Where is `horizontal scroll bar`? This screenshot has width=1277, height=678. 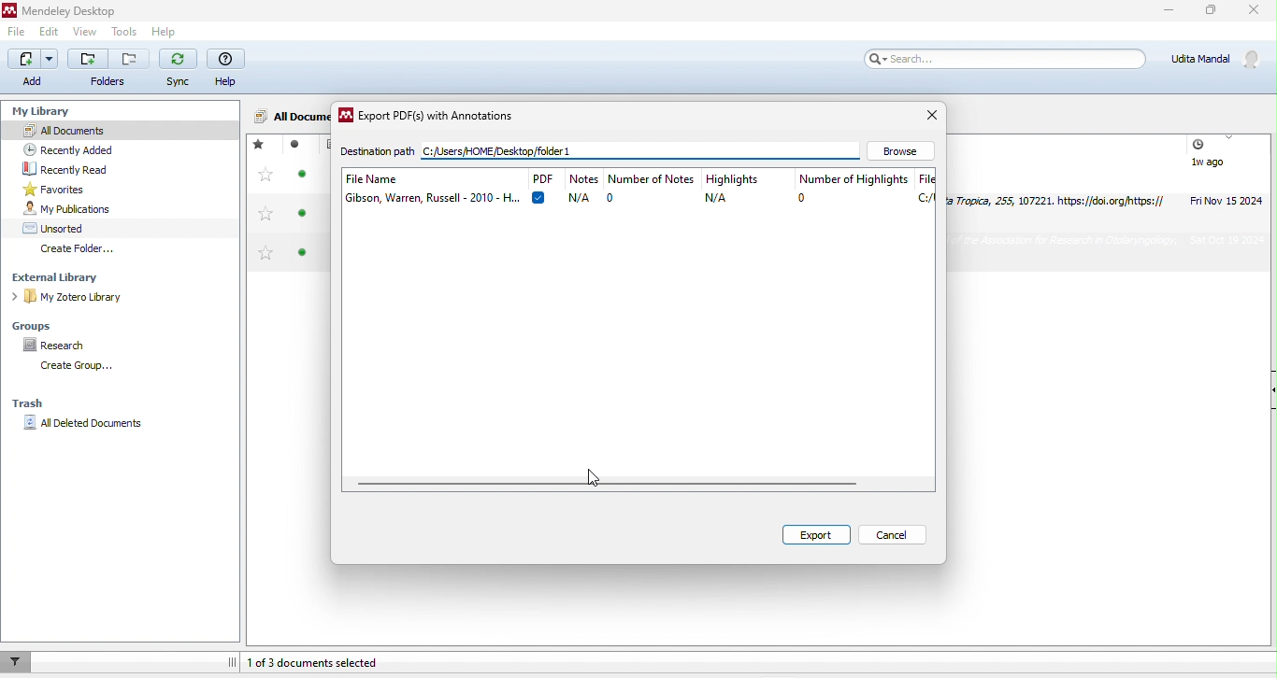 horizontal scroll bar is located at coordinates (610, 485).